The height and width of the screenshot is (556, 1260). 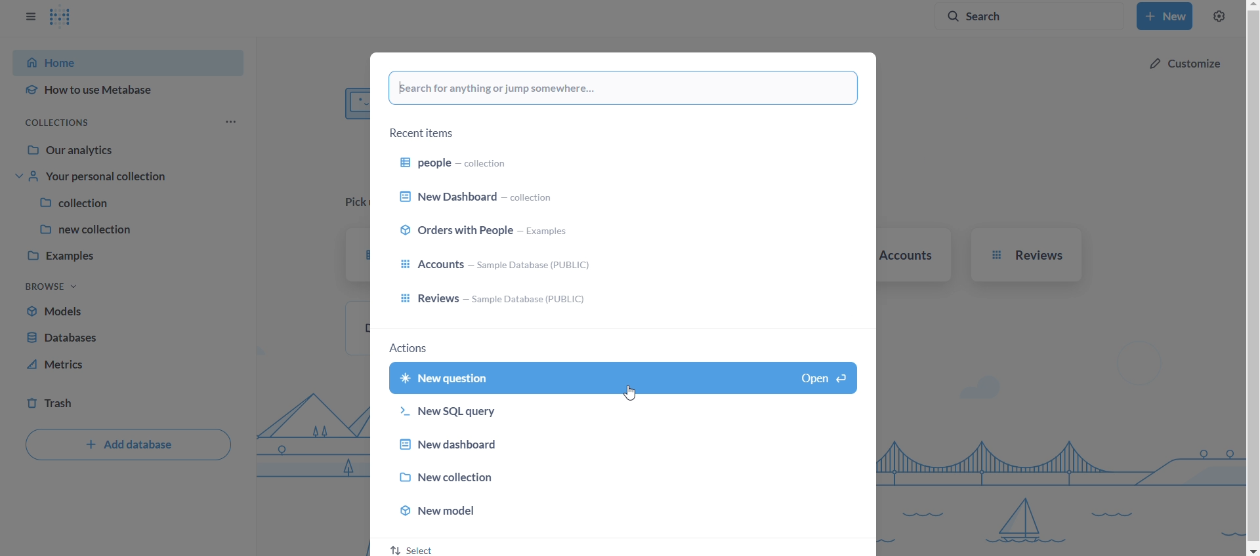 What do you see at coordinates (66, 17) in the screenshot?
I see `logo` at bounding box center [66, 17].